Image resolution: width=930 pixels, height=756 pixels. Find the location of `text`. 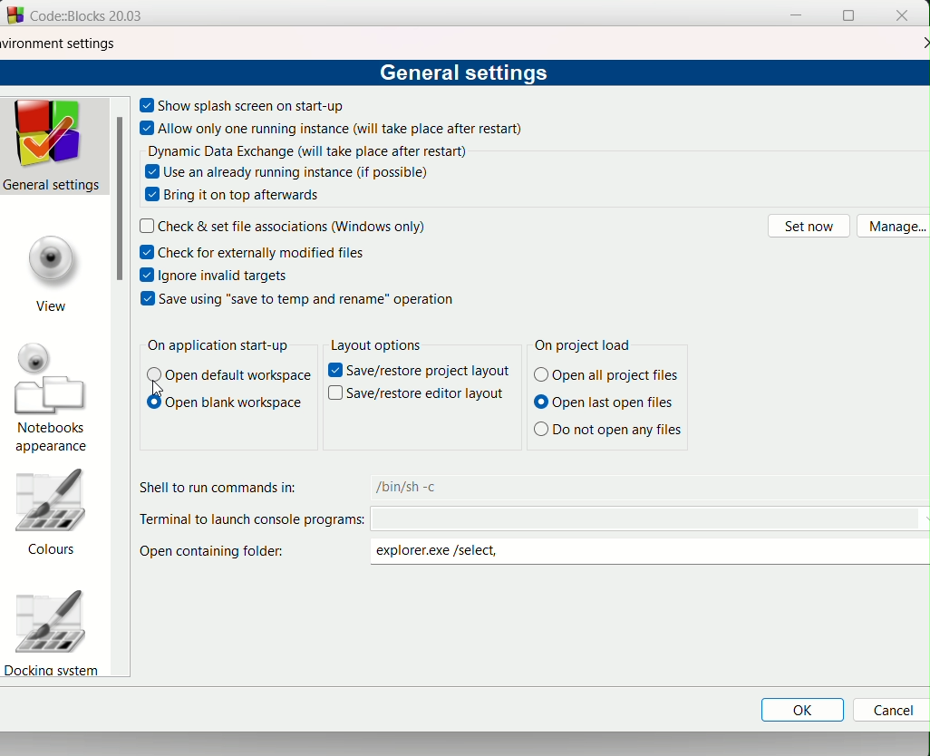

text is located at coordinates (295, 227).